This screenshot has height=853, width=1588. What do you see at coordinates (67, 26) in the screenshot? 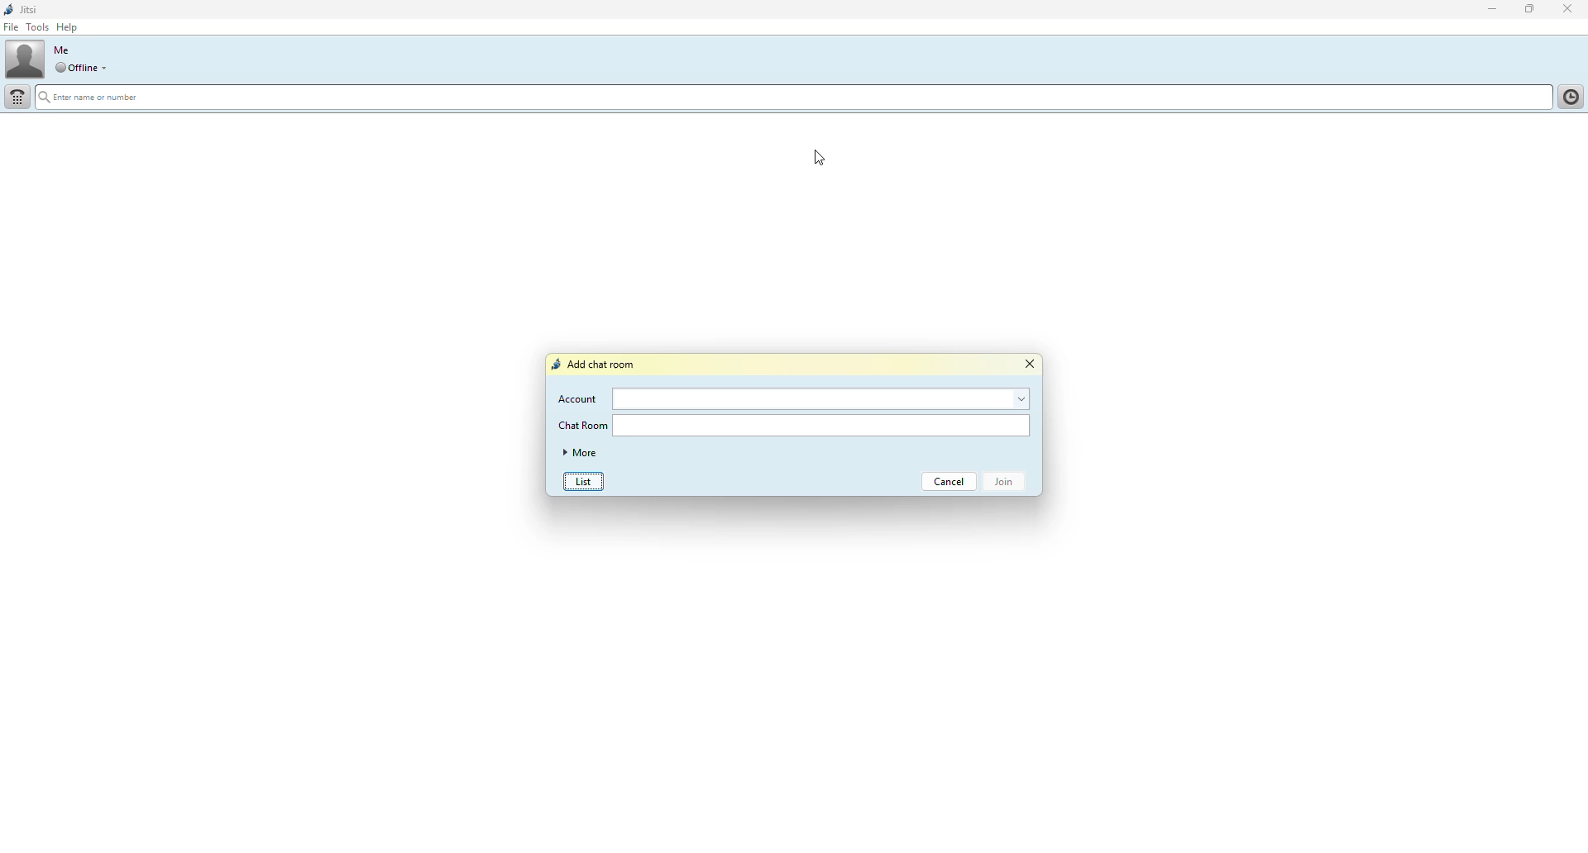
I see `help` at bounding box center [67, 26].